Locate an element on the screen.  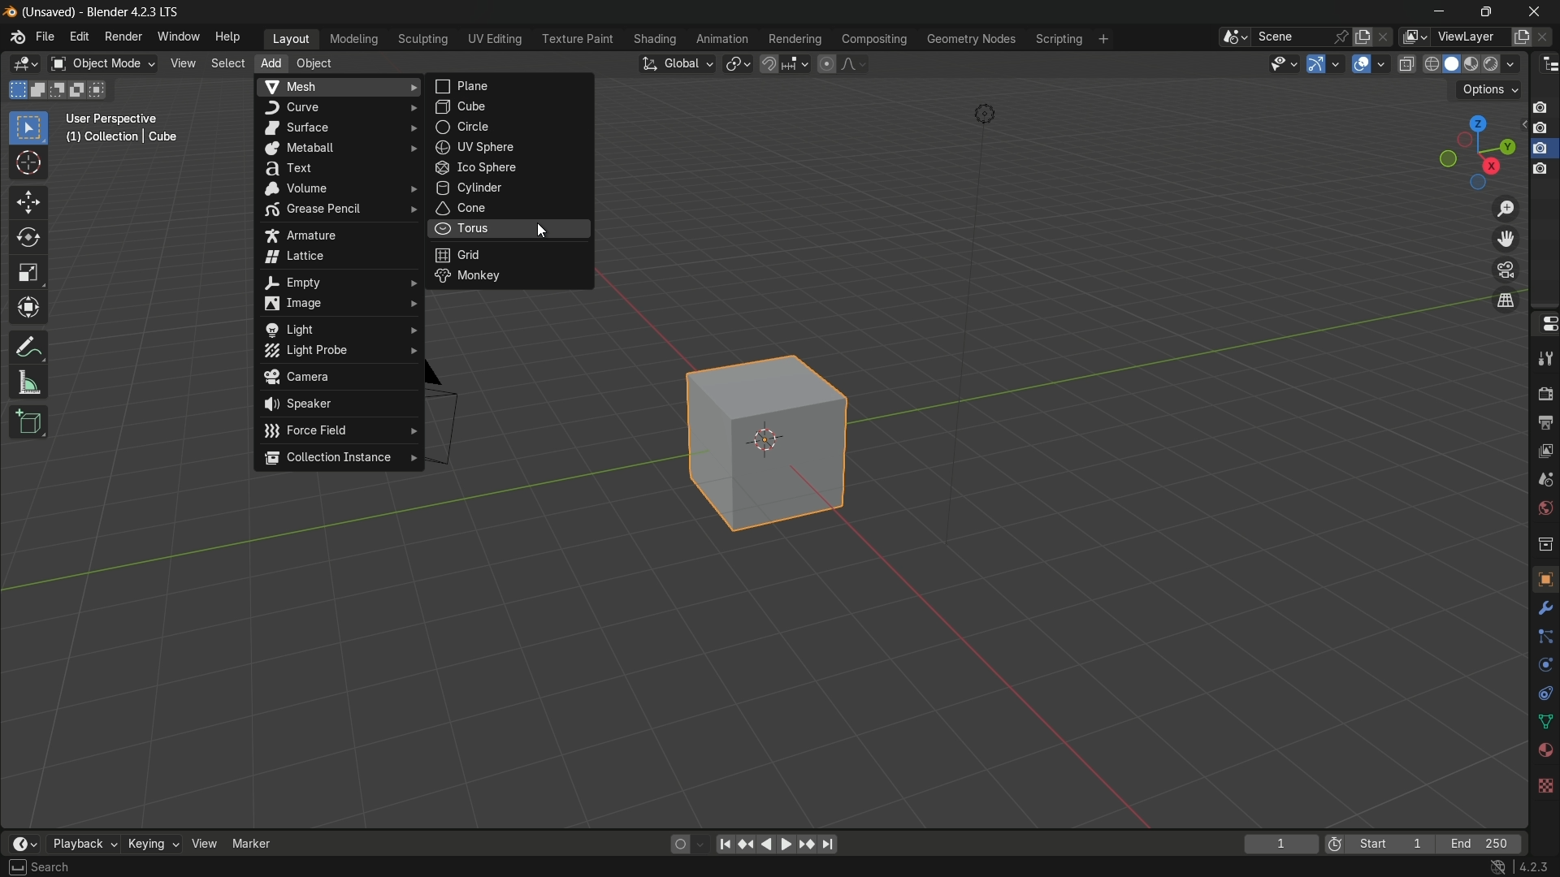
toggle the camera view is located at coordinates (1506, 270).